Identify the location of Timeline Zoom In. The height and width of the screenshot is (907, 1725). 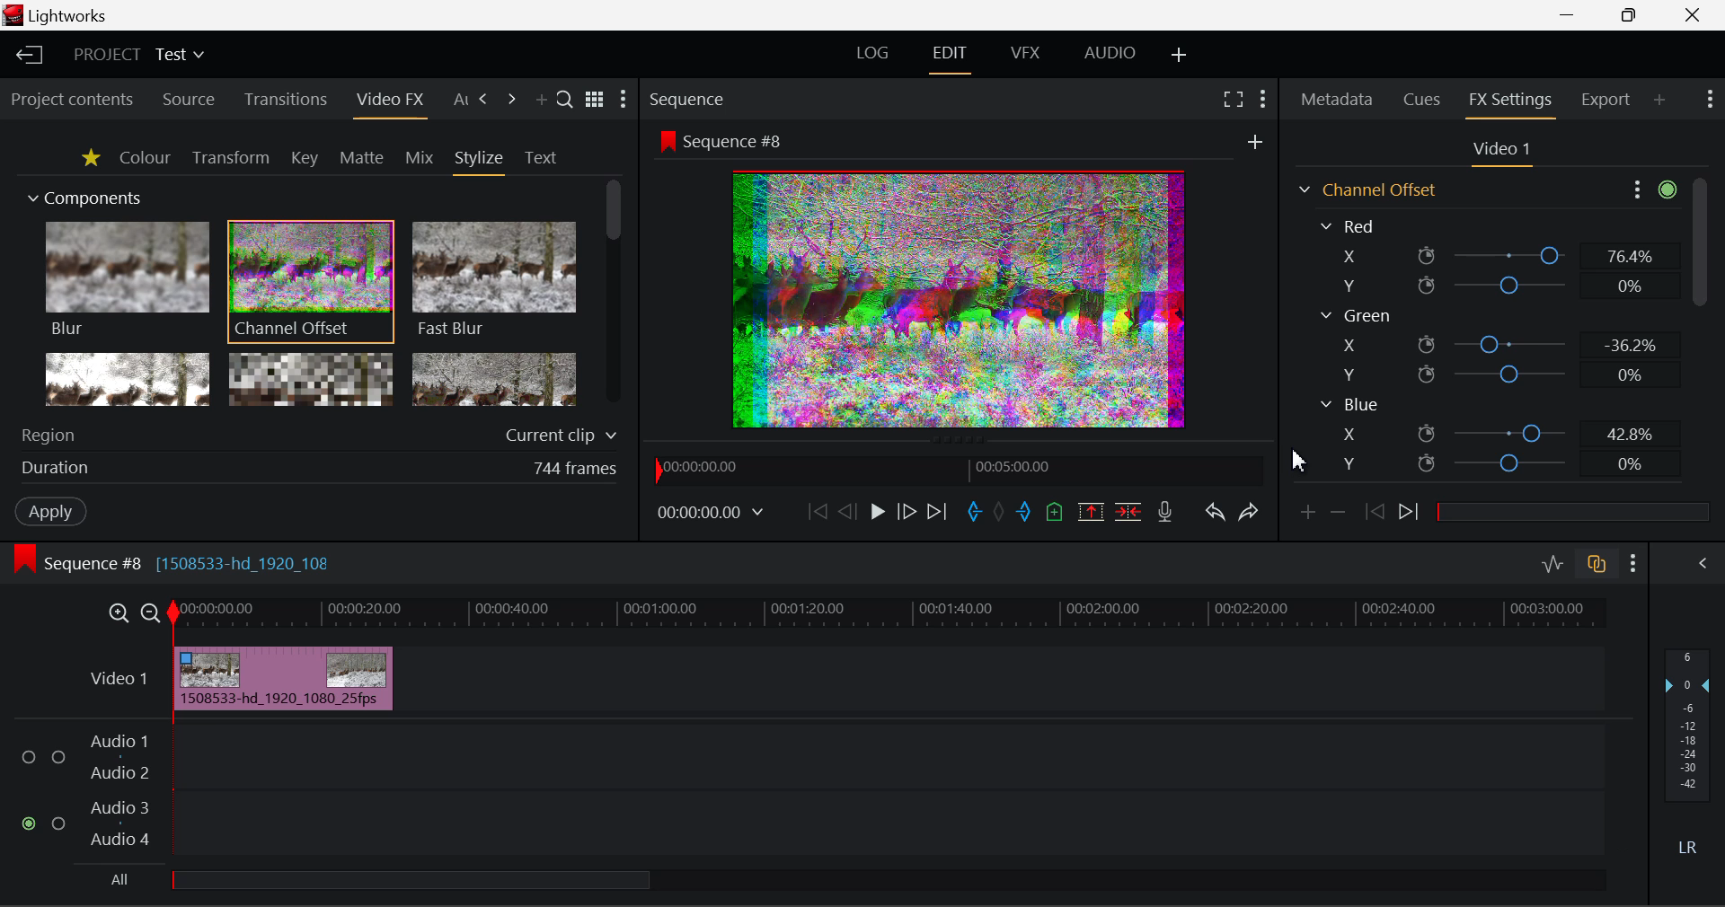
(118, 615).